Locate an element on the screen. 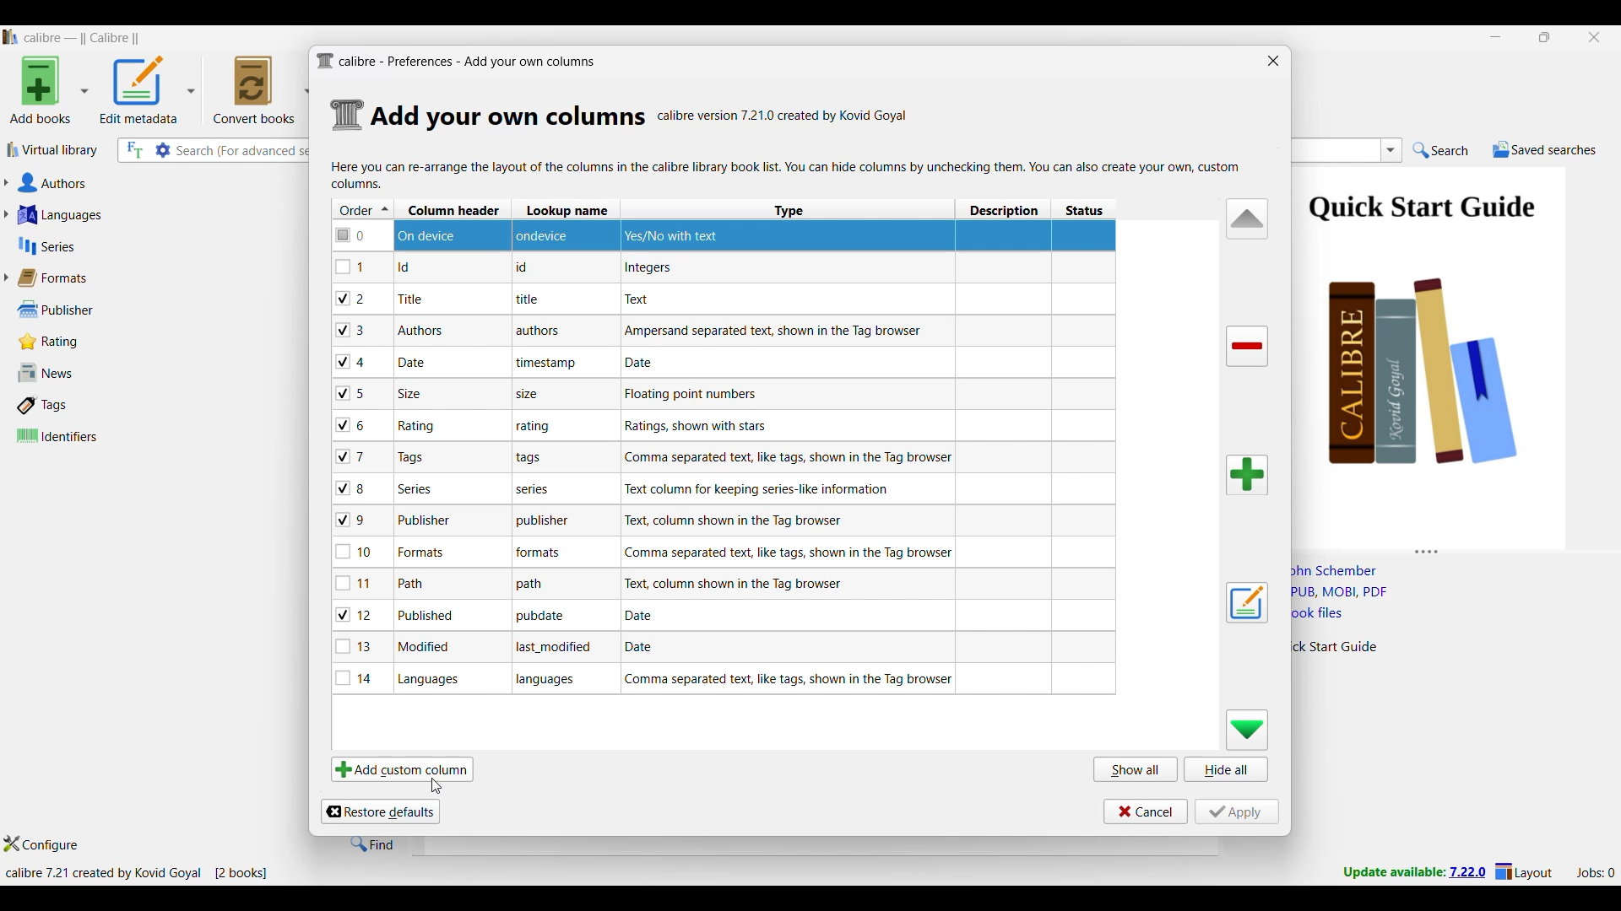  Add custom column is located at coordinates (402, 768).